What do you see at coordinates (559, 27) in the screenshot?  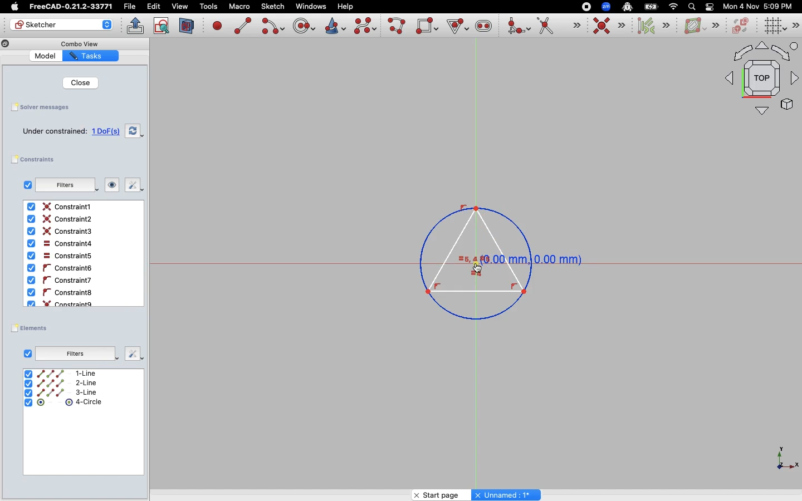 I see `Trim edge` at bounding box center [559, 27].